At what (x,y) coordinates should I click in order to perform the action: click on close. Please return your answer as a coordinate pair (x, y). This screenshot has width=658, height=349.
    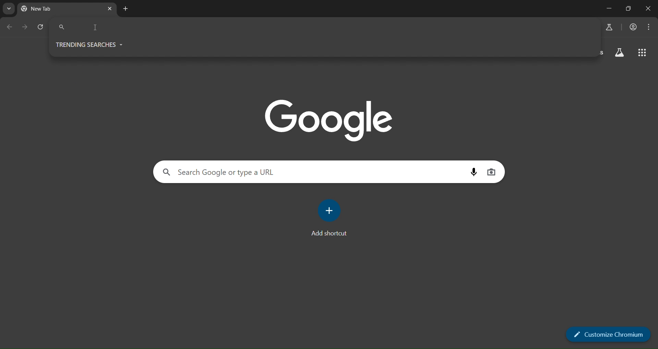
    Looking at the image, I should click on (648, 9).